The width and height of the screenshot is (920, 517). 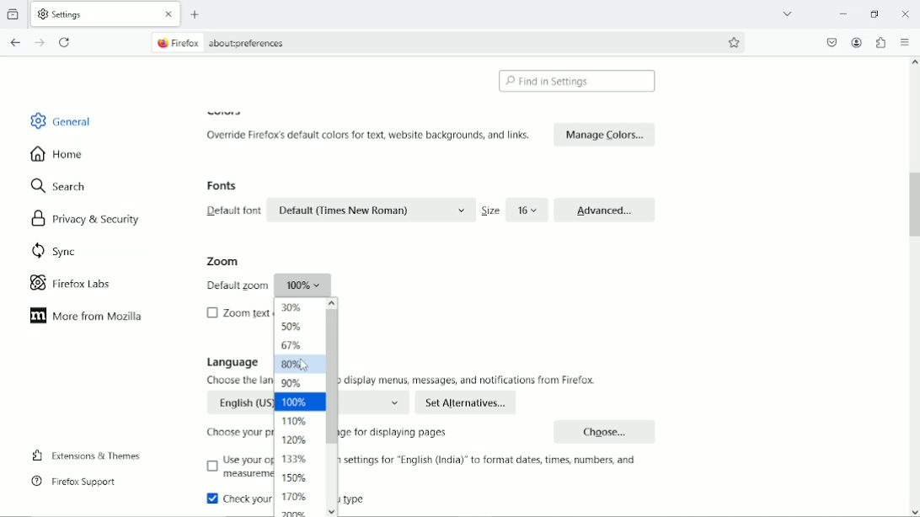 What do you see at coordinates (789, 13) in the screenshot?
I see `list all tabs` at bounding box center [789, 13].